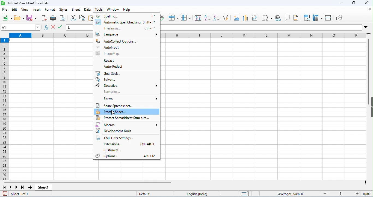  I want to click on protect spreadsheet structure, so click(125, 118).